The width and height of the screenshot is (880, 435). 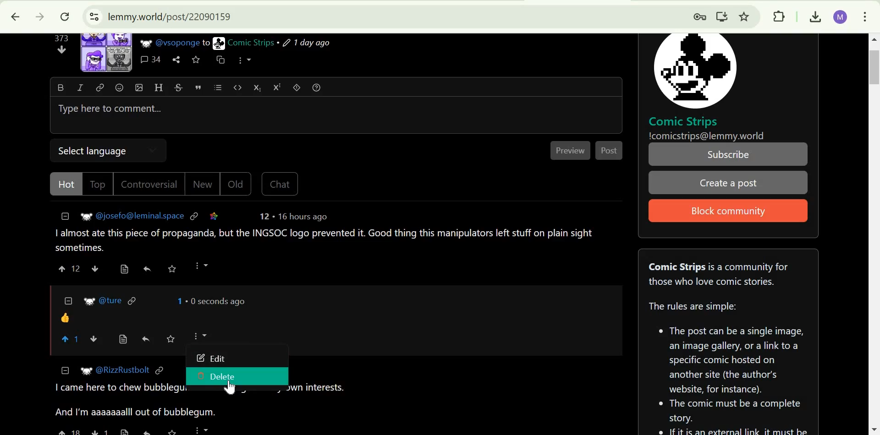 I want to click on more, so click(x=202, y=430).